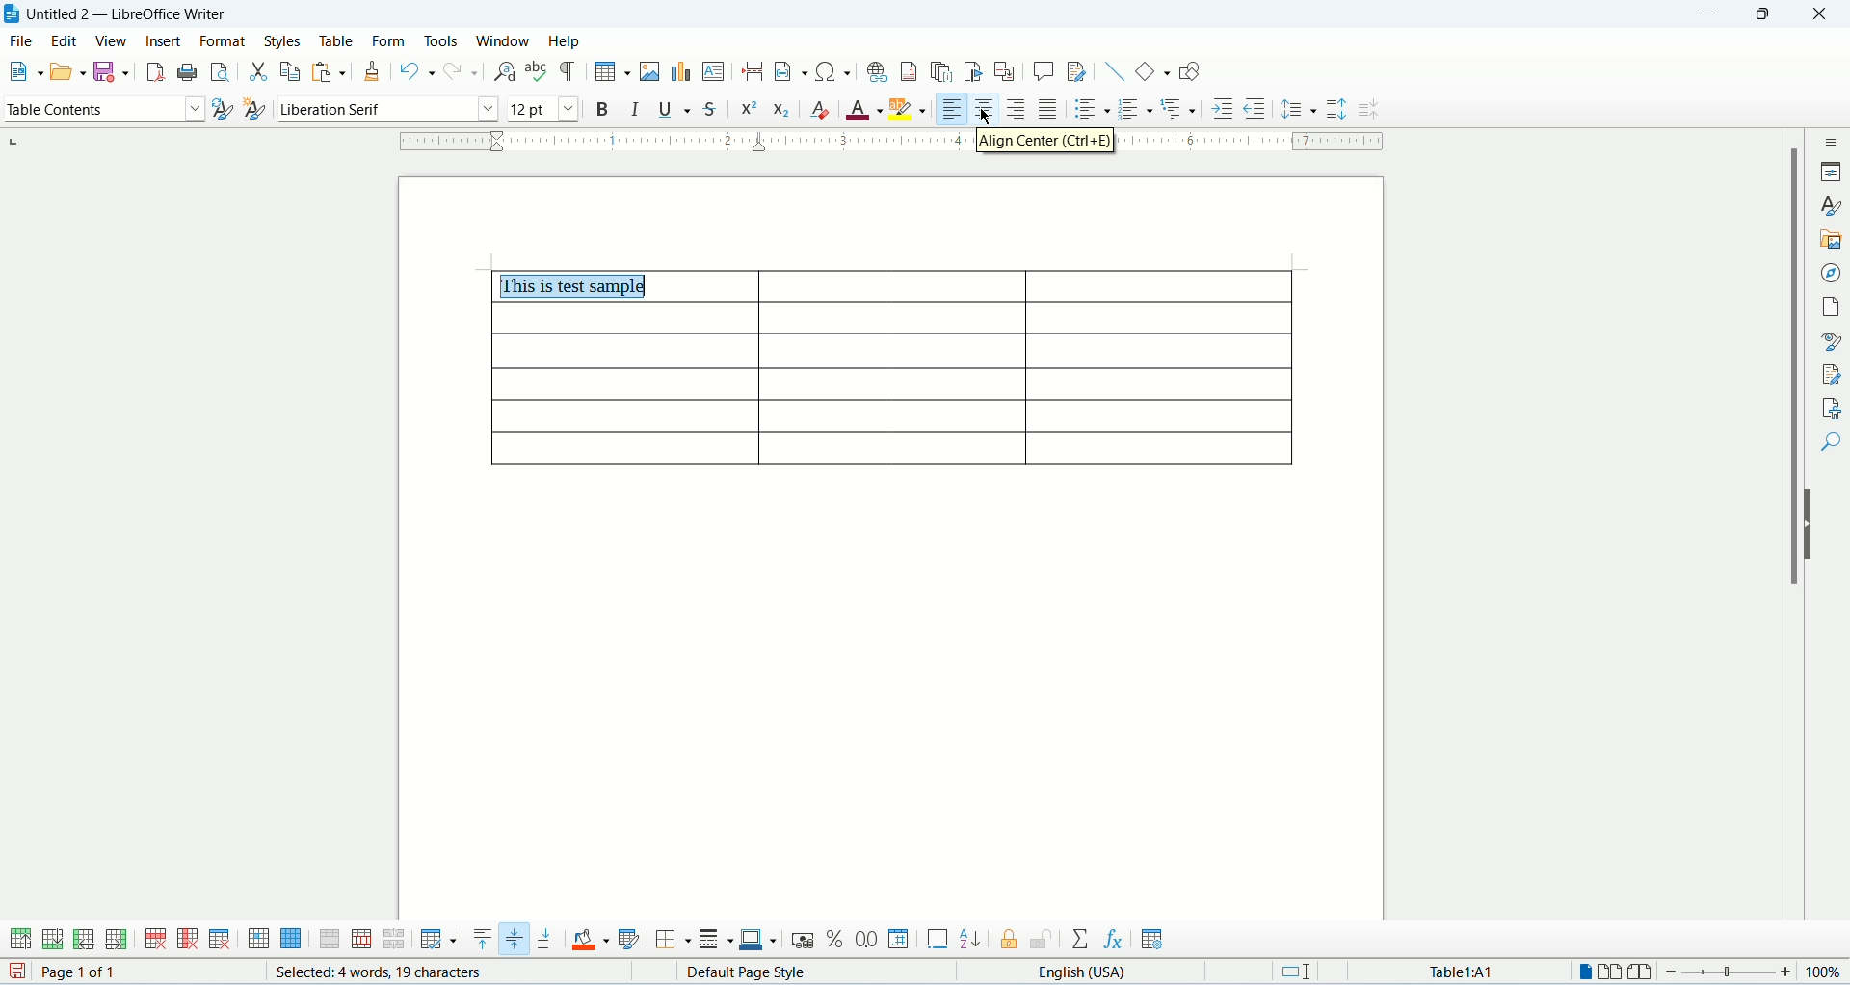 This screenshot has height=985, width=1850. I want to click on formatting marks, so click(569, 69).